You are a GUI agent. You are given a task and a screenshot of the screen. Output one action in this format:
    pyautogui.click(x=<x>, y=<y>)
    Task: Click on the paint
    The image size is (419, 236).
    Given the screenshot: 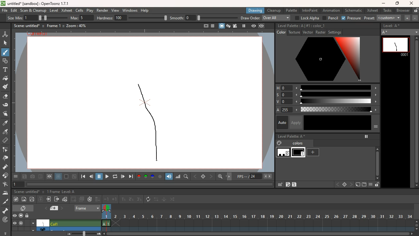 What is the action you would take?
    pyautogui.click(x=6, y=79)
    